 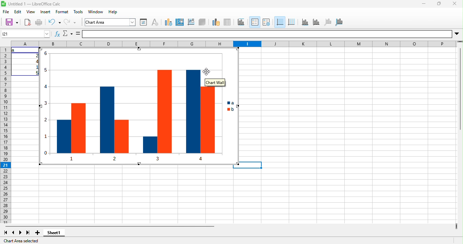 I want to click on Software logo, so click(x=3, y=4).